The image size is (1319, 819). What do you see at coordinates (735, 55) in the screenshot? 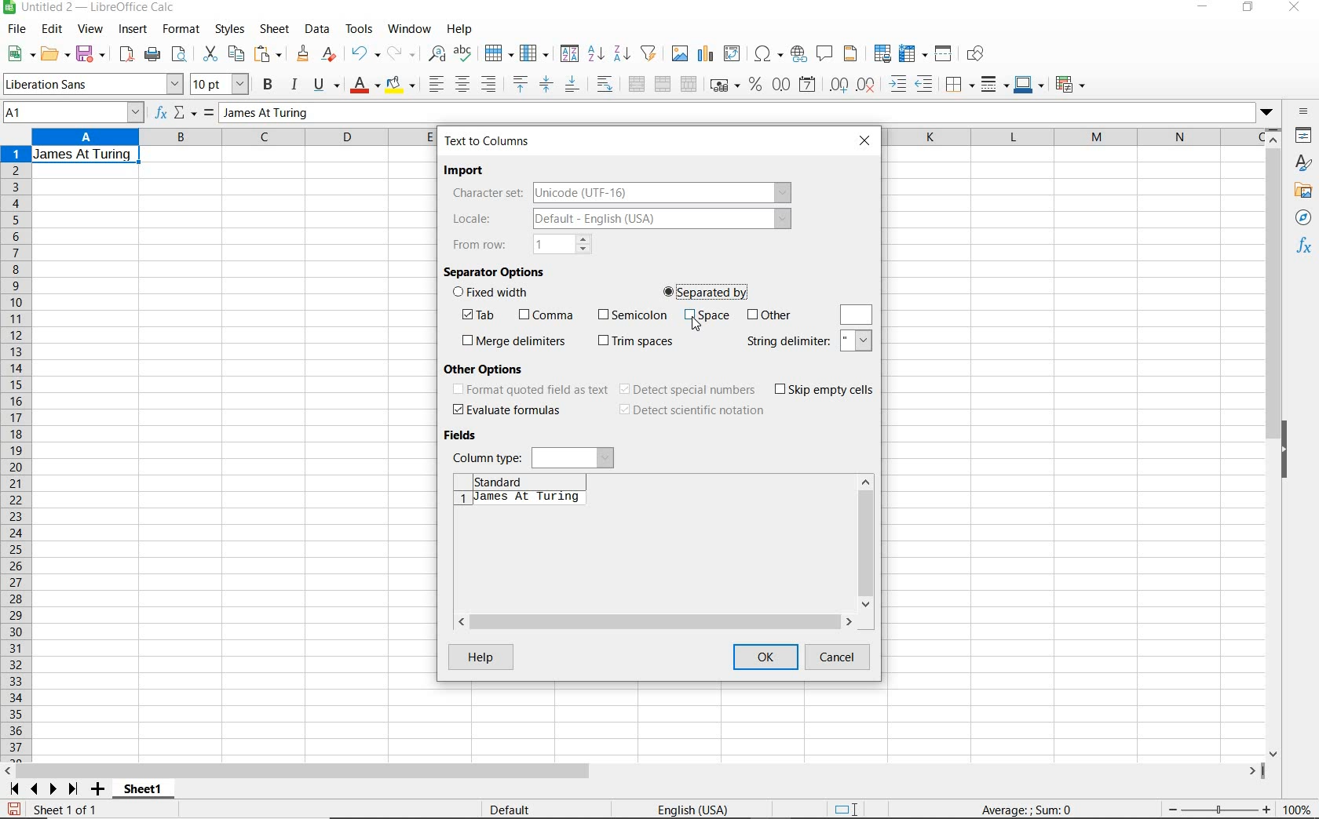
I see `insert or edit pivot table` at bounding box center [735, 55].